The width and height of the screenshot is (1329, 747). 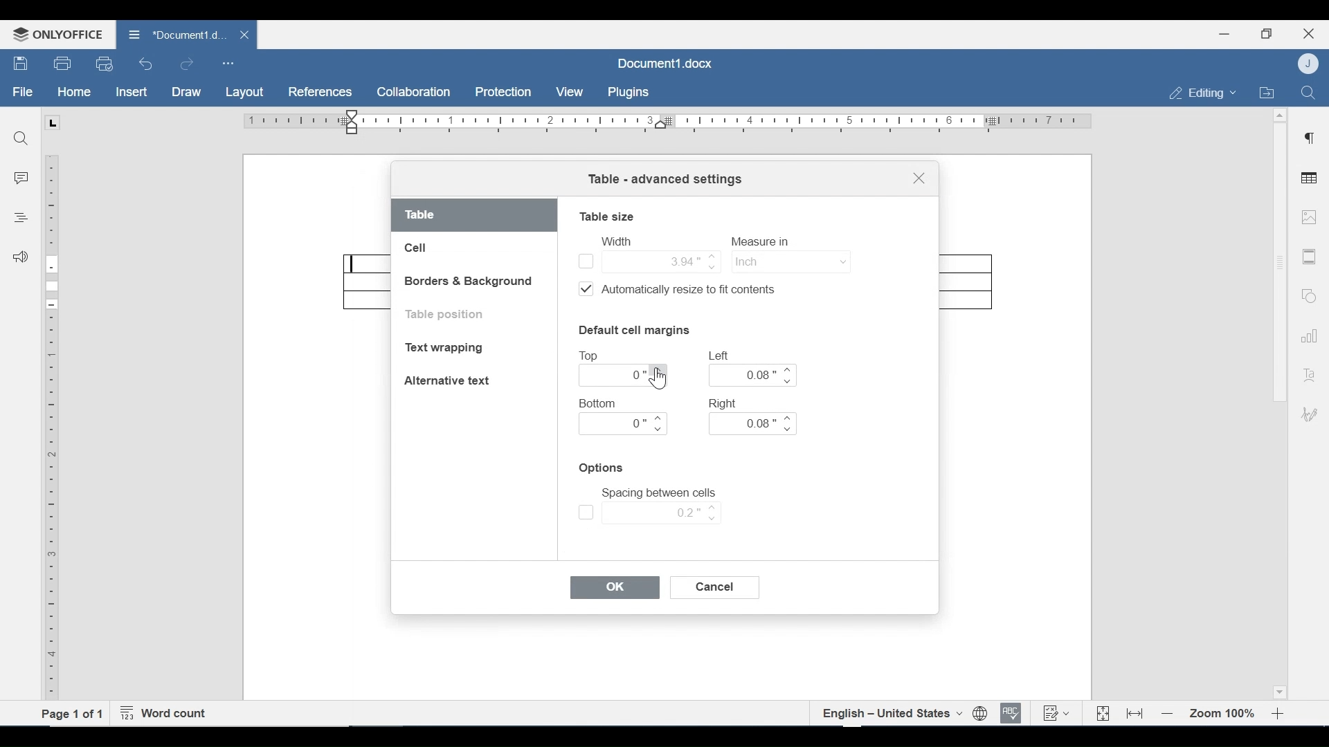 I want to click on Zoom in, so click(x=1281, y=714).